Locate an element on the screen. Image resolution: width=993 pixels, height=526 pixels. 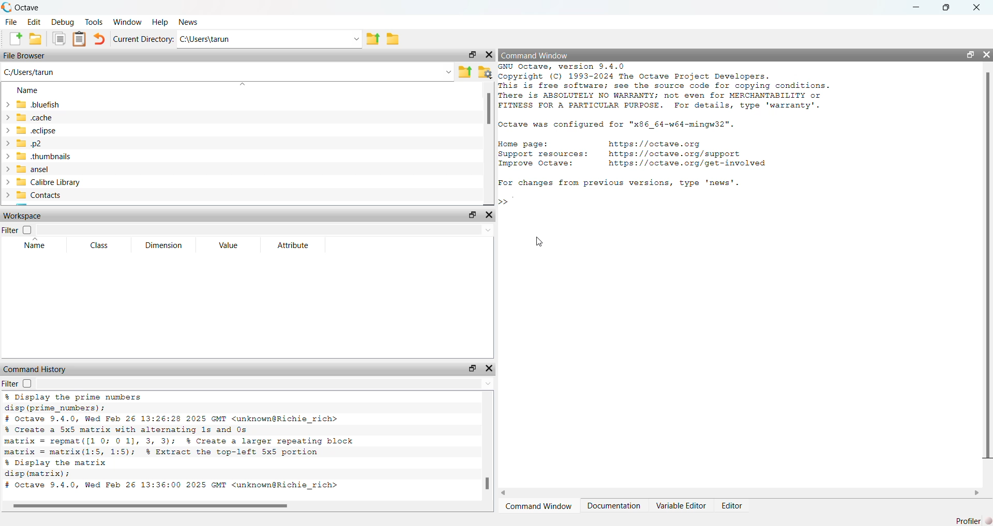
octave is located at coordinates (29, 6).